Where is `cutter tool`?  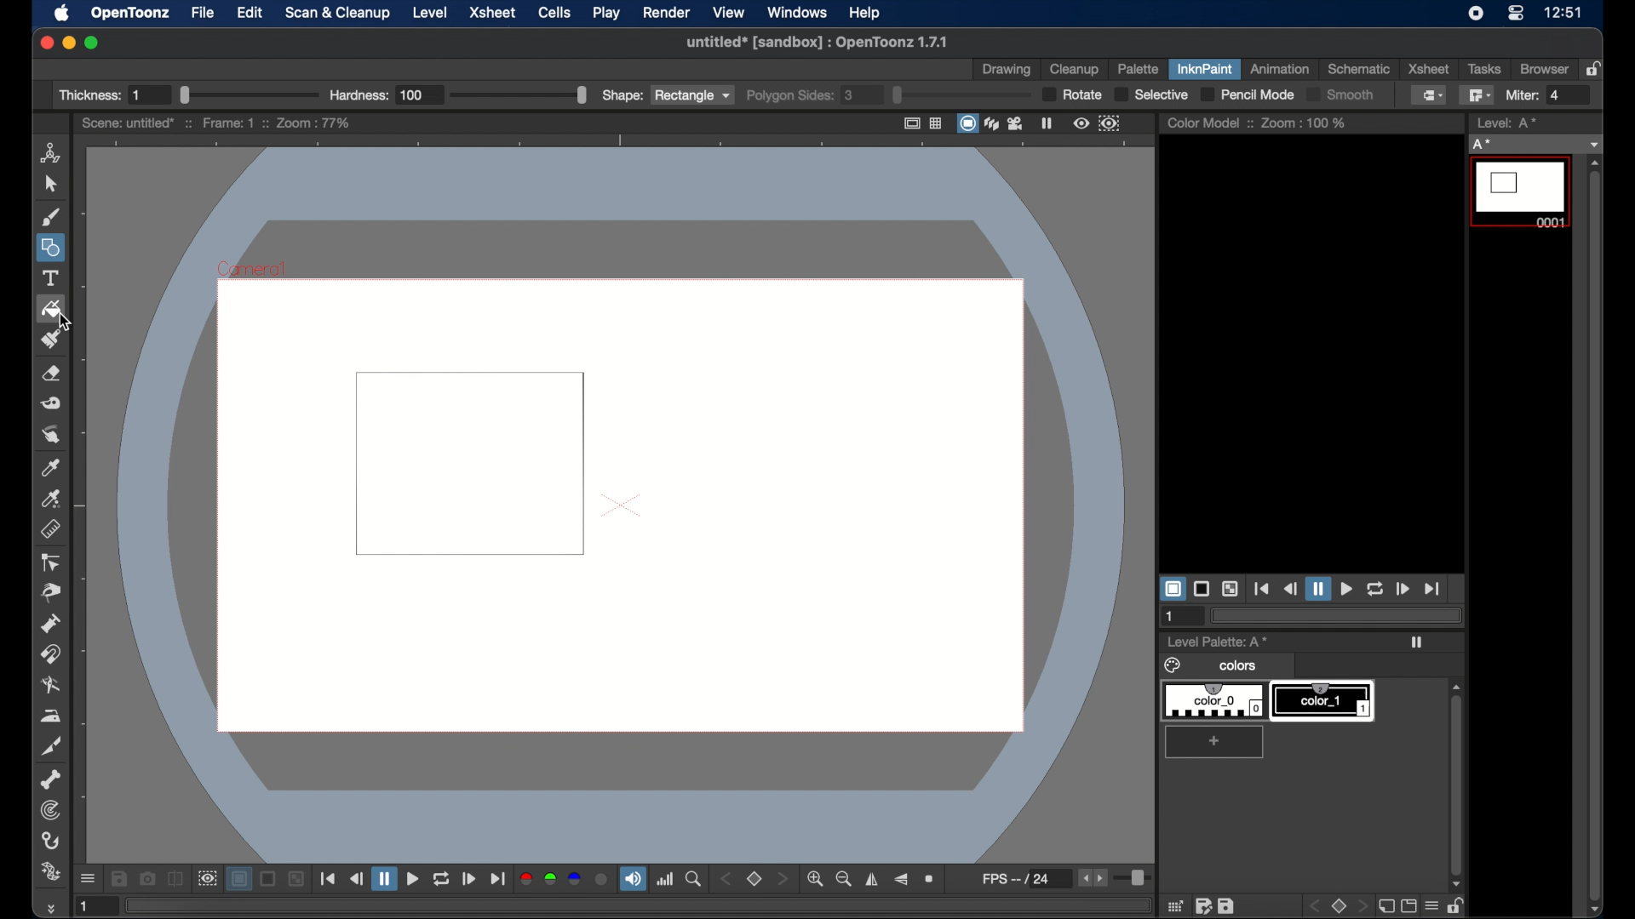
cutter tool is located at coordinates (51, 746).